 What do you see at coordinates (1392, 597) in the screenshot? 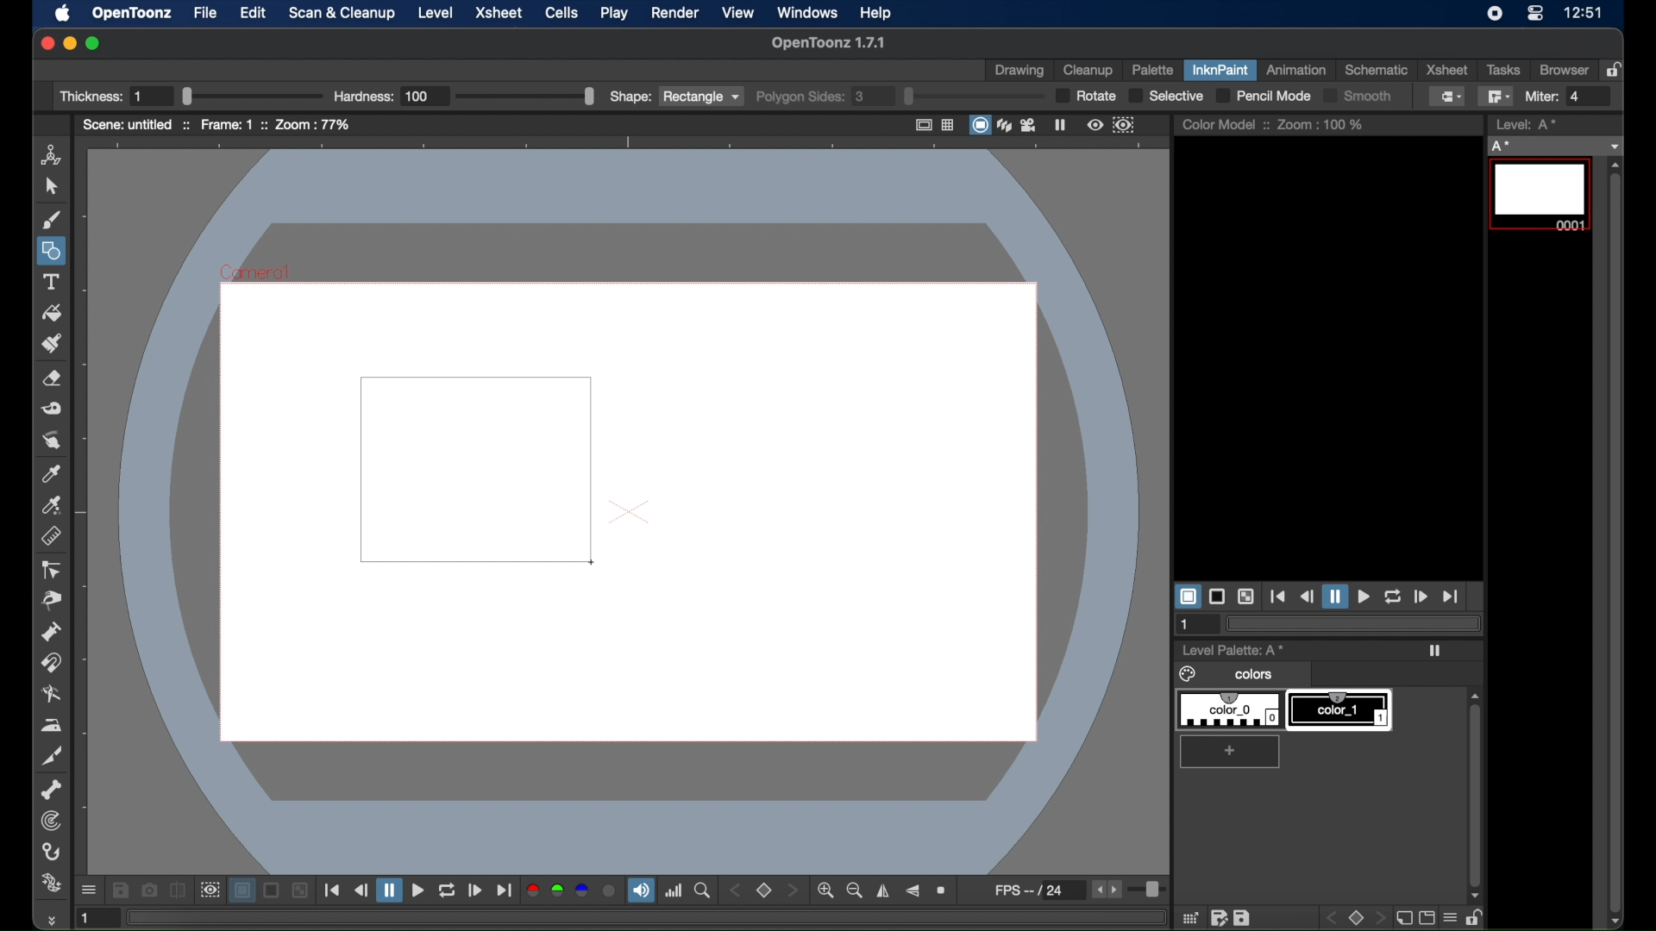
I see `loop` at bounding box center [1392, 597].